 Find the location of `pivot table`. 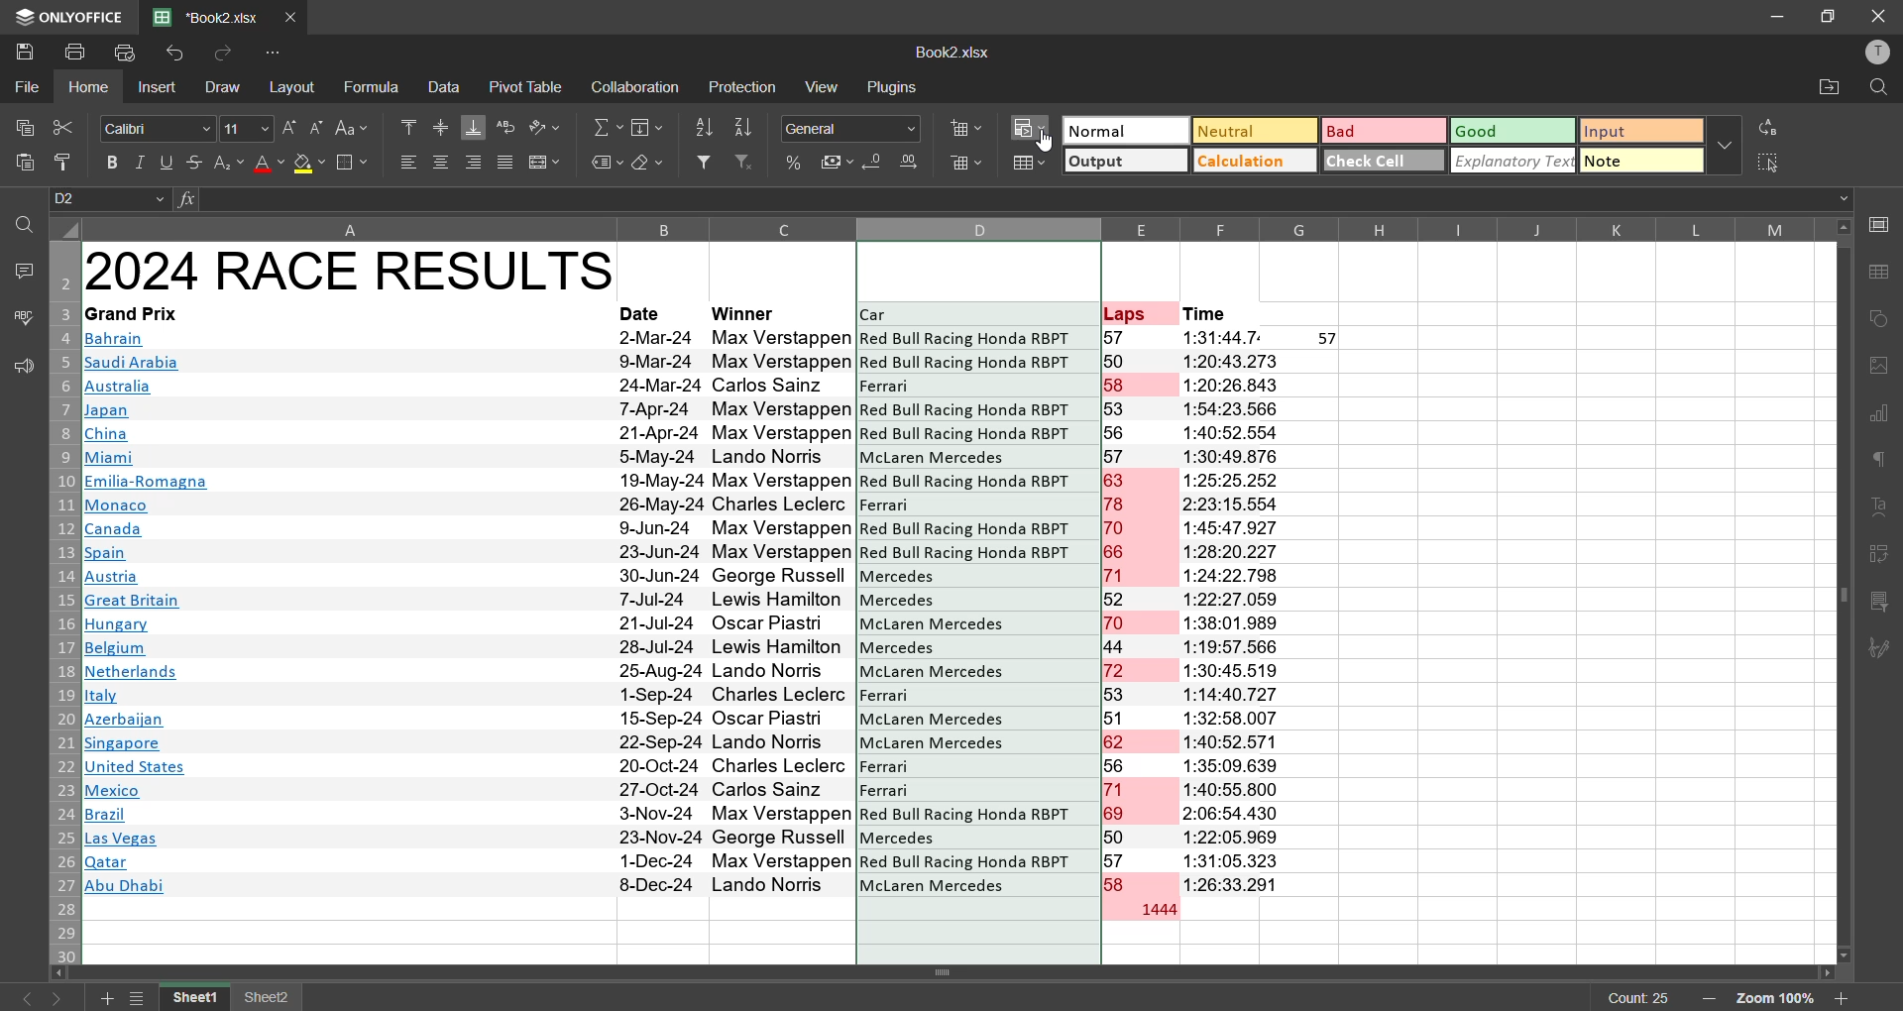

pivot table is located at coordinates (1880, 558).